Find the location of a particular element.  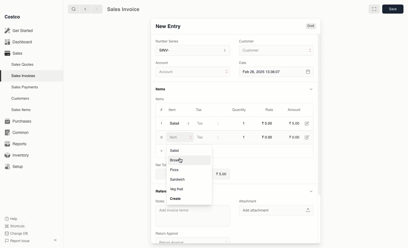

Forward is located at coordinates (97, 9).